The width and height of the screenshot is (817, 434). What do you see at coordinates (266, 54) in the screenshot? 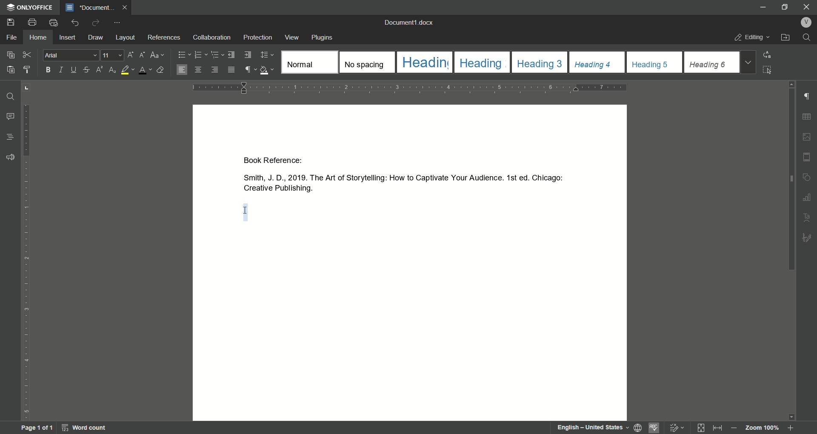
I see `paragraph line spacing` at bounding box center [266, 54].